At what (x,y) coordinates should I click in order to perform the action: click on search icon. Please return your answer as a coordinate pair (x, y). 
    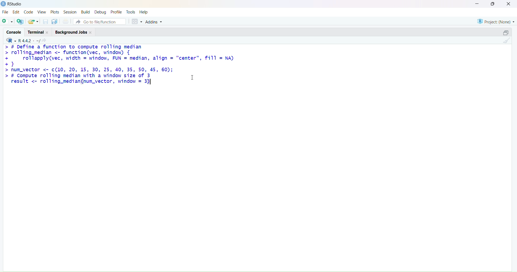
    Looking at the image, I should click on (44, 40).